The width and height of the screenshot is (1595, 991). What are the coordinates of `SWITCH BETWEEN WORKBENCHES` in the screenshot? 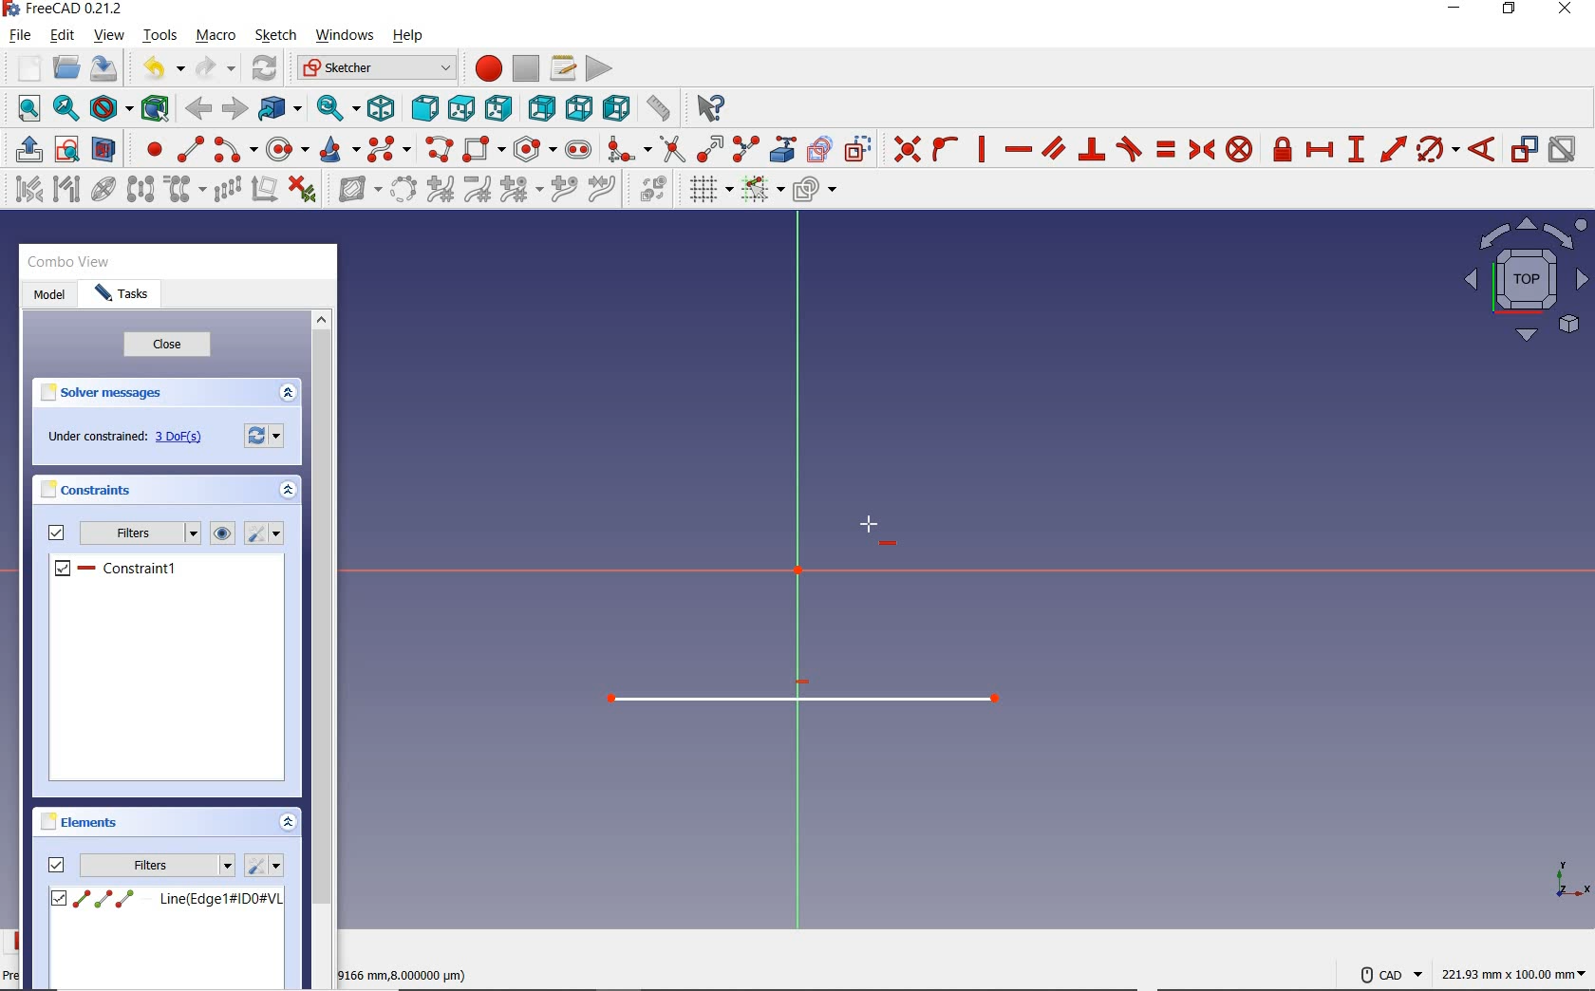 It's located at (377, 67).